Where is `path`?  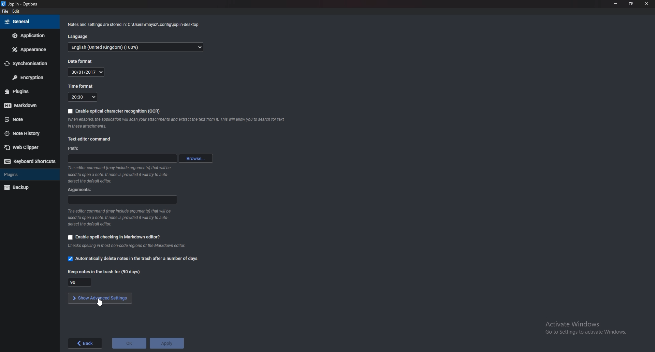 path is located at coordinates (77, 148).